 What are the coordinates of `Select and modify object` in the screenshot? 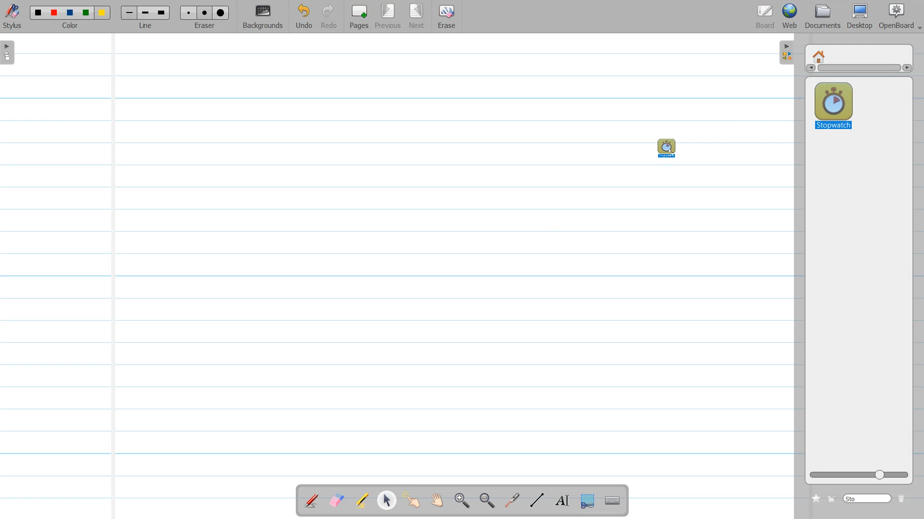 It's located at (386, 500).